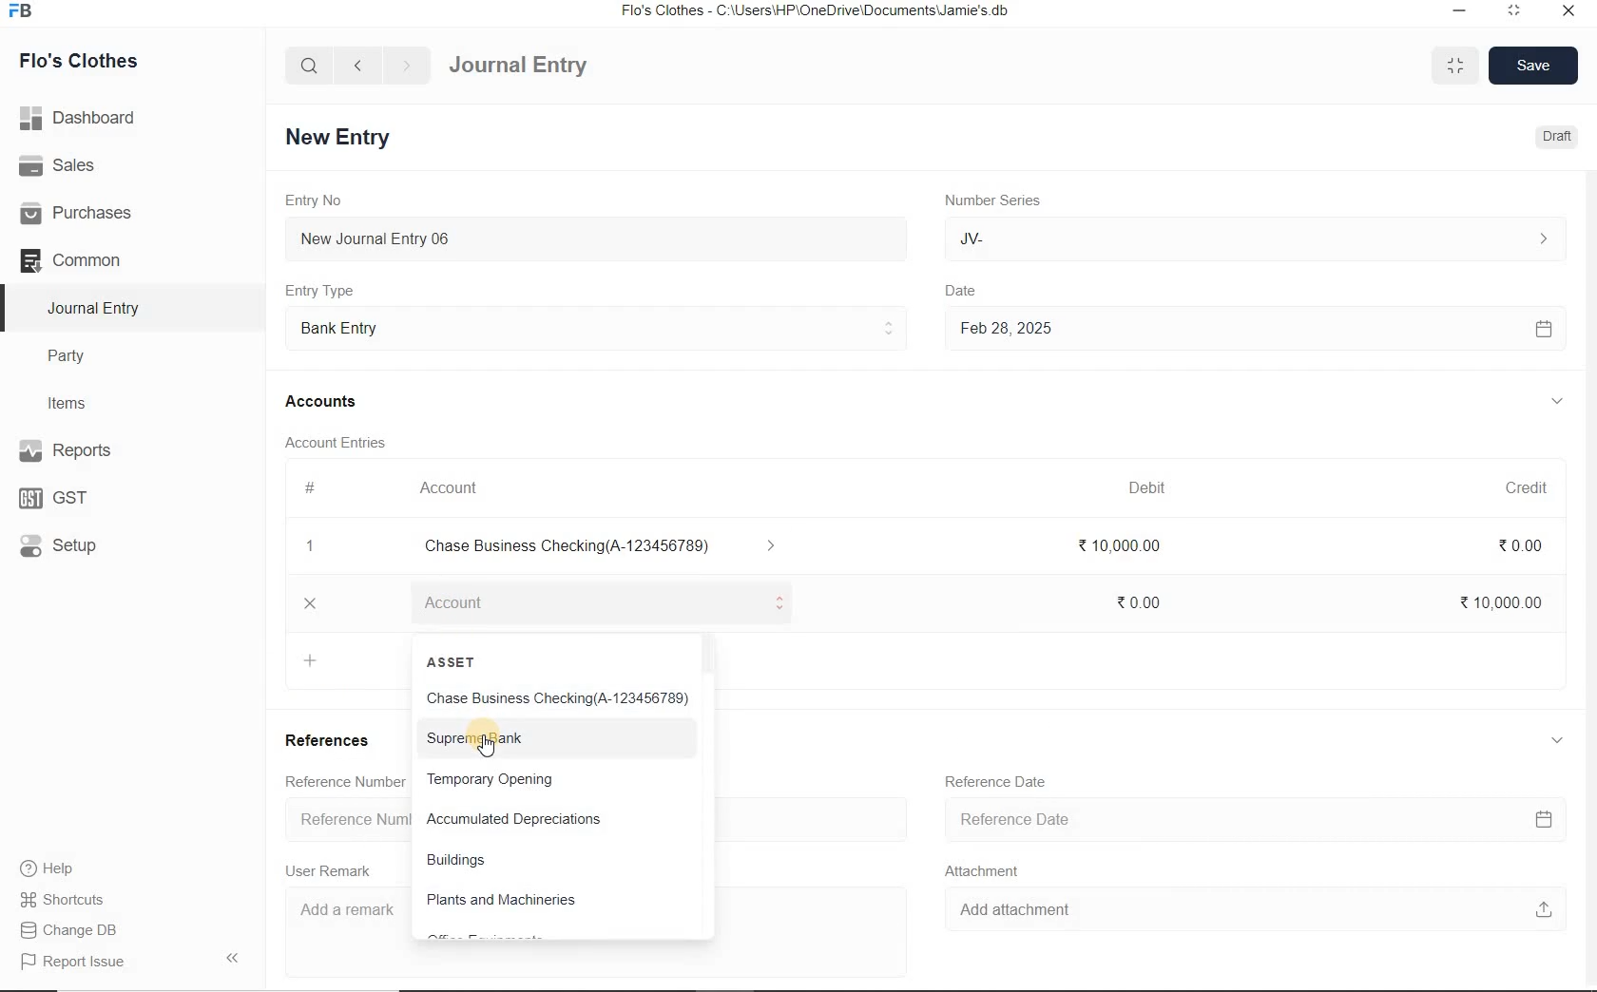  What do you see at coordinates (1532, 544) in the screenshot?
I see `₹0.00` at bounding box center [1532, 544].